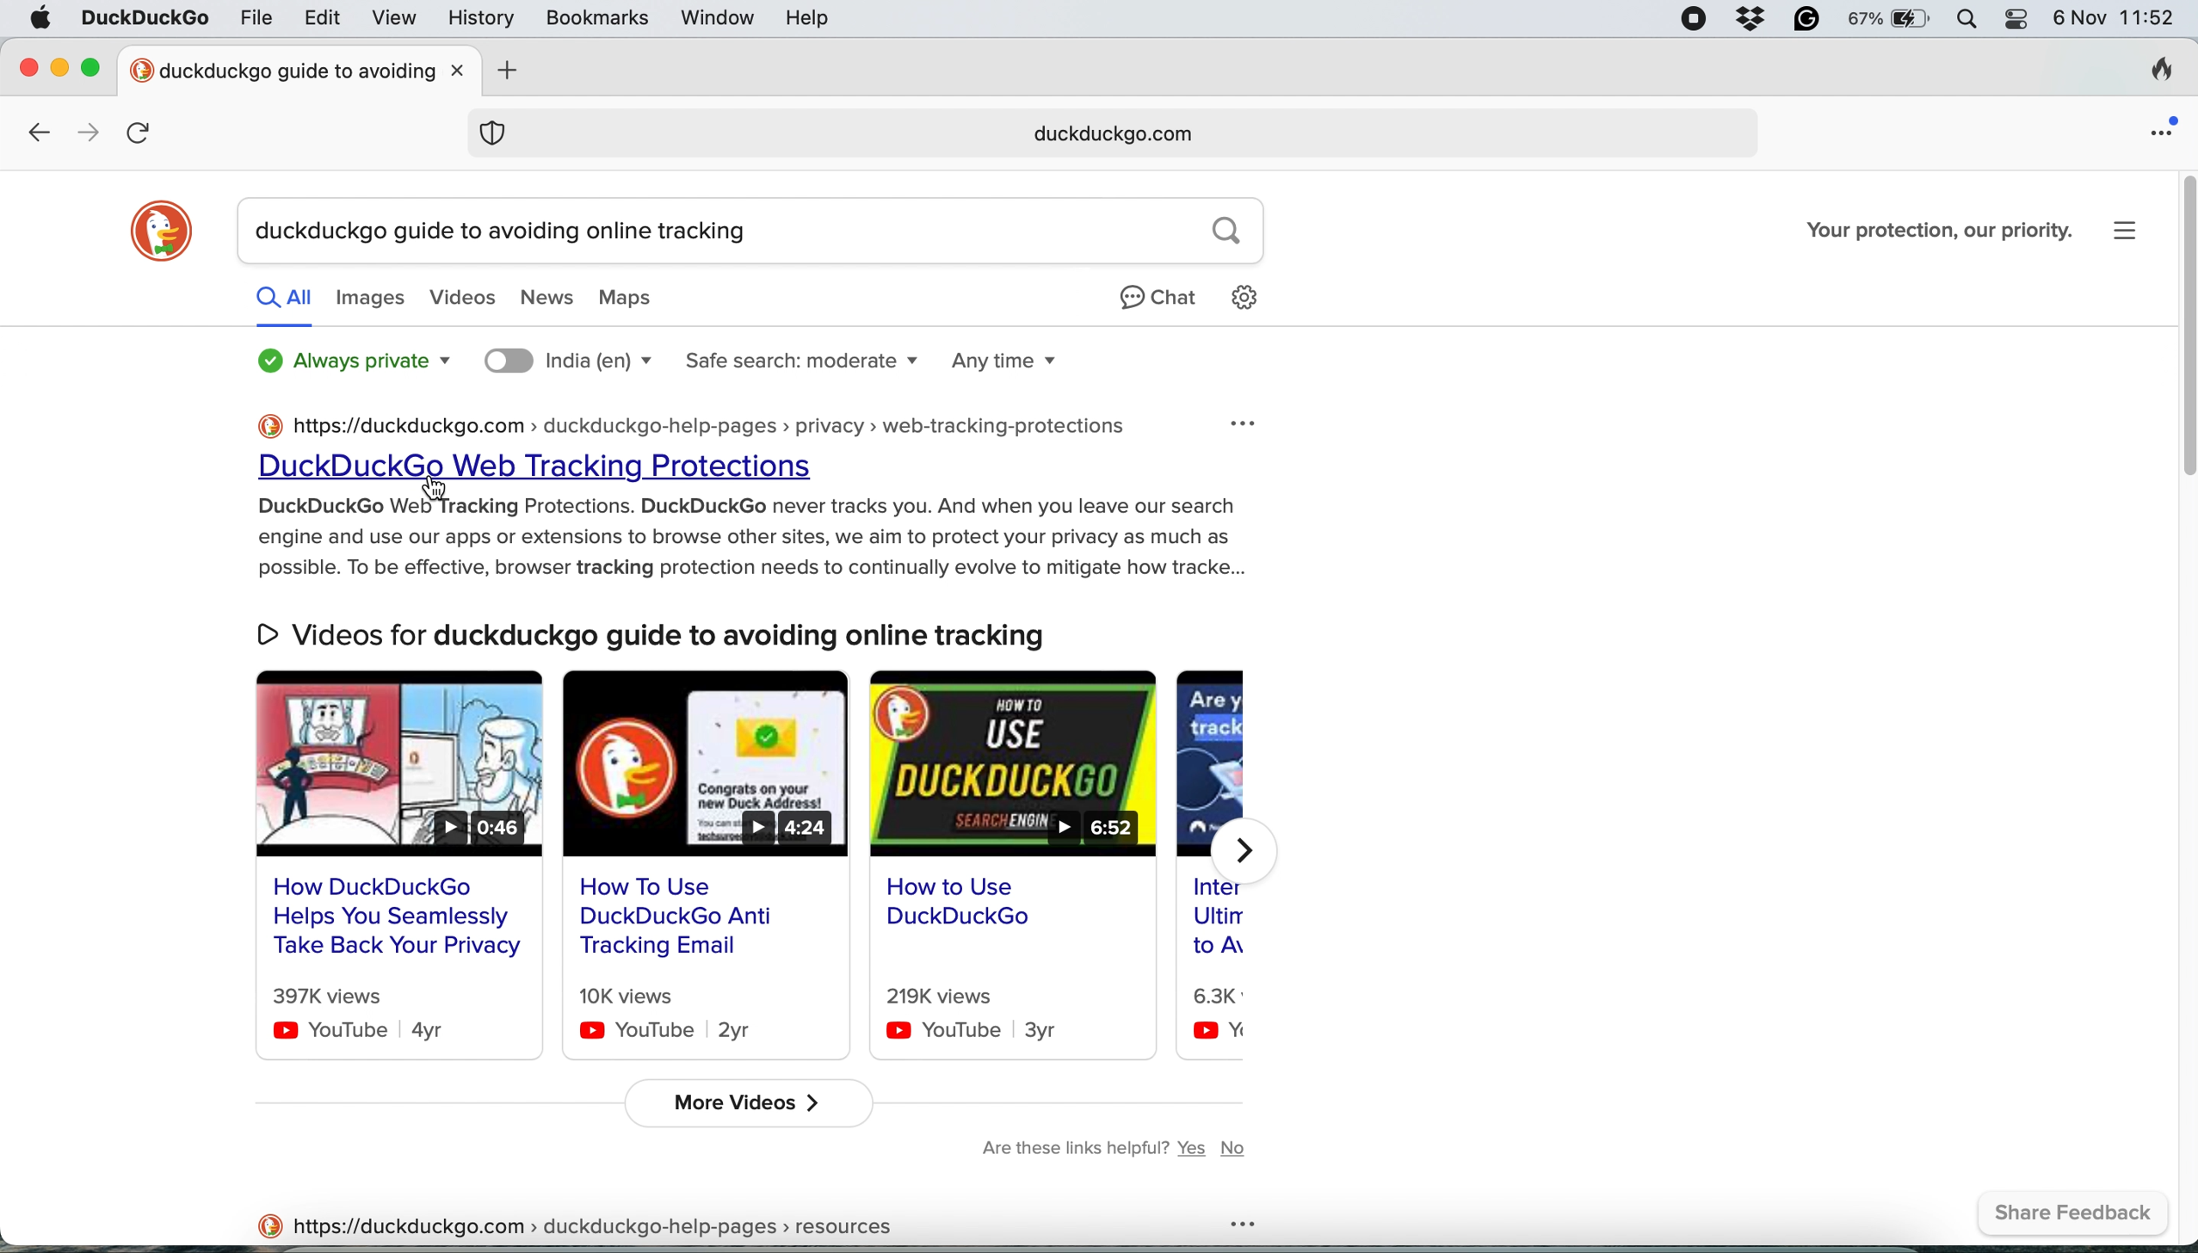  What do you see at coordinates (2068, 1218) in the screenshot?
I see `share feedback` at bounding box center [2068, 1218].